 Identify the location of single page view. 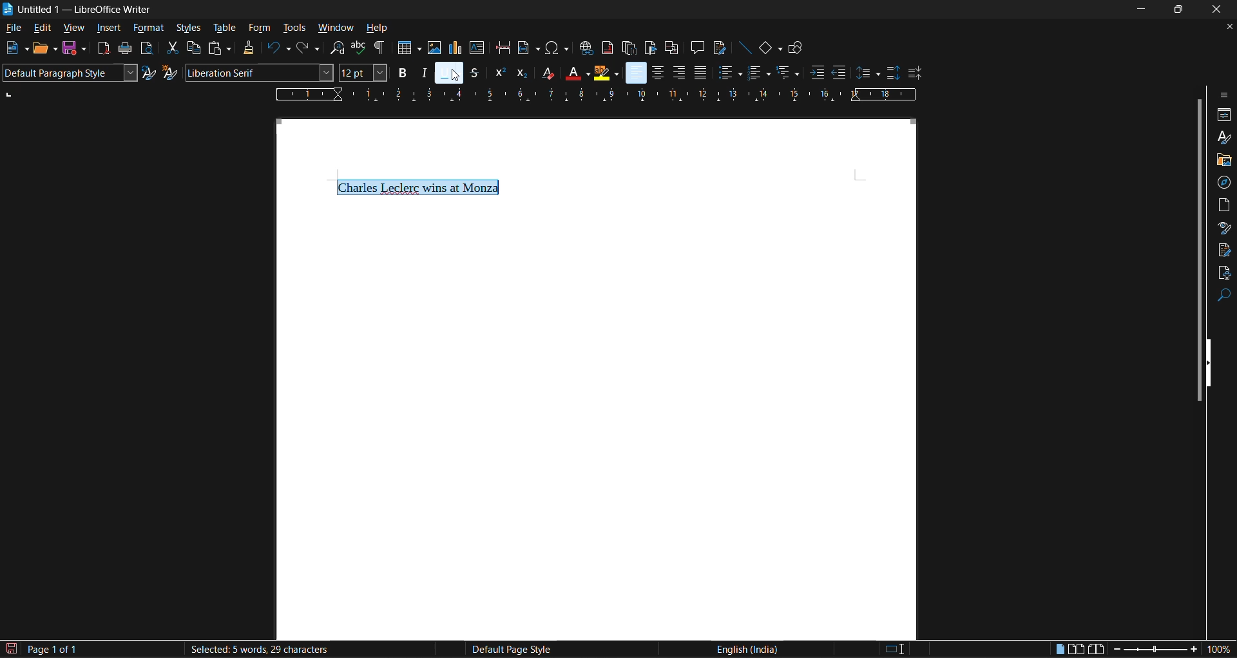
(1060, 650).